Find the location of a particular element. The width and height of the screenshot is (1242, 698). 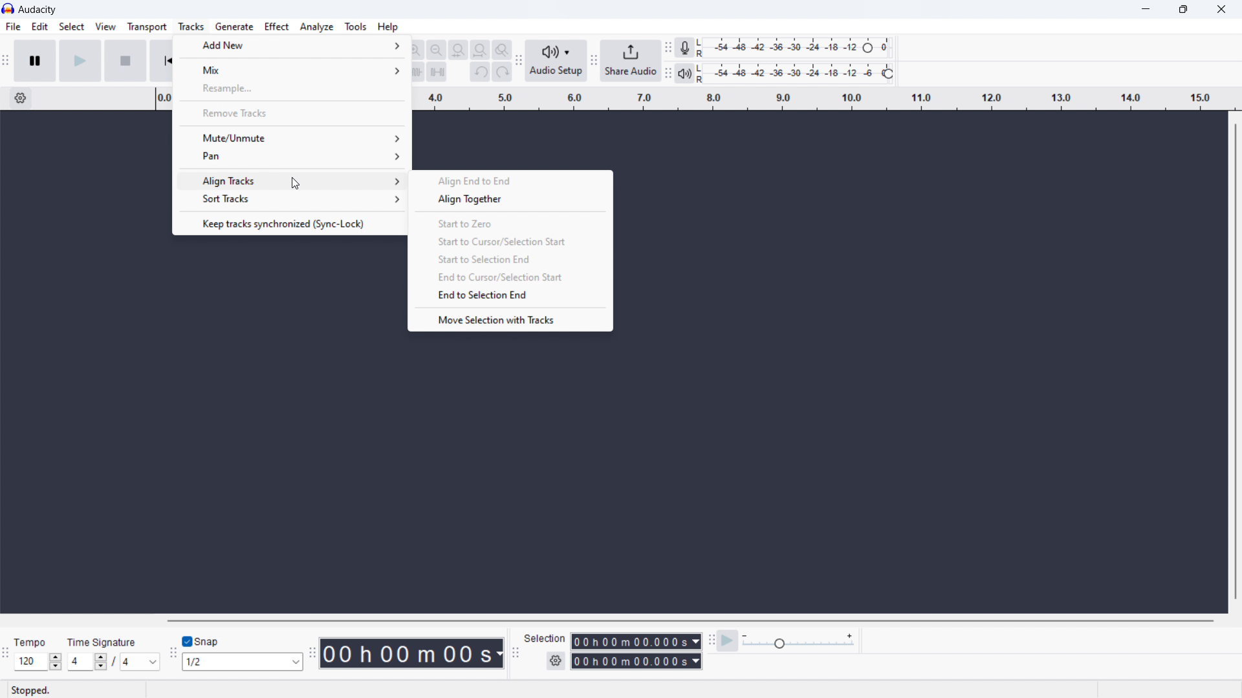

maximize is located at coordinates (1184, 10).